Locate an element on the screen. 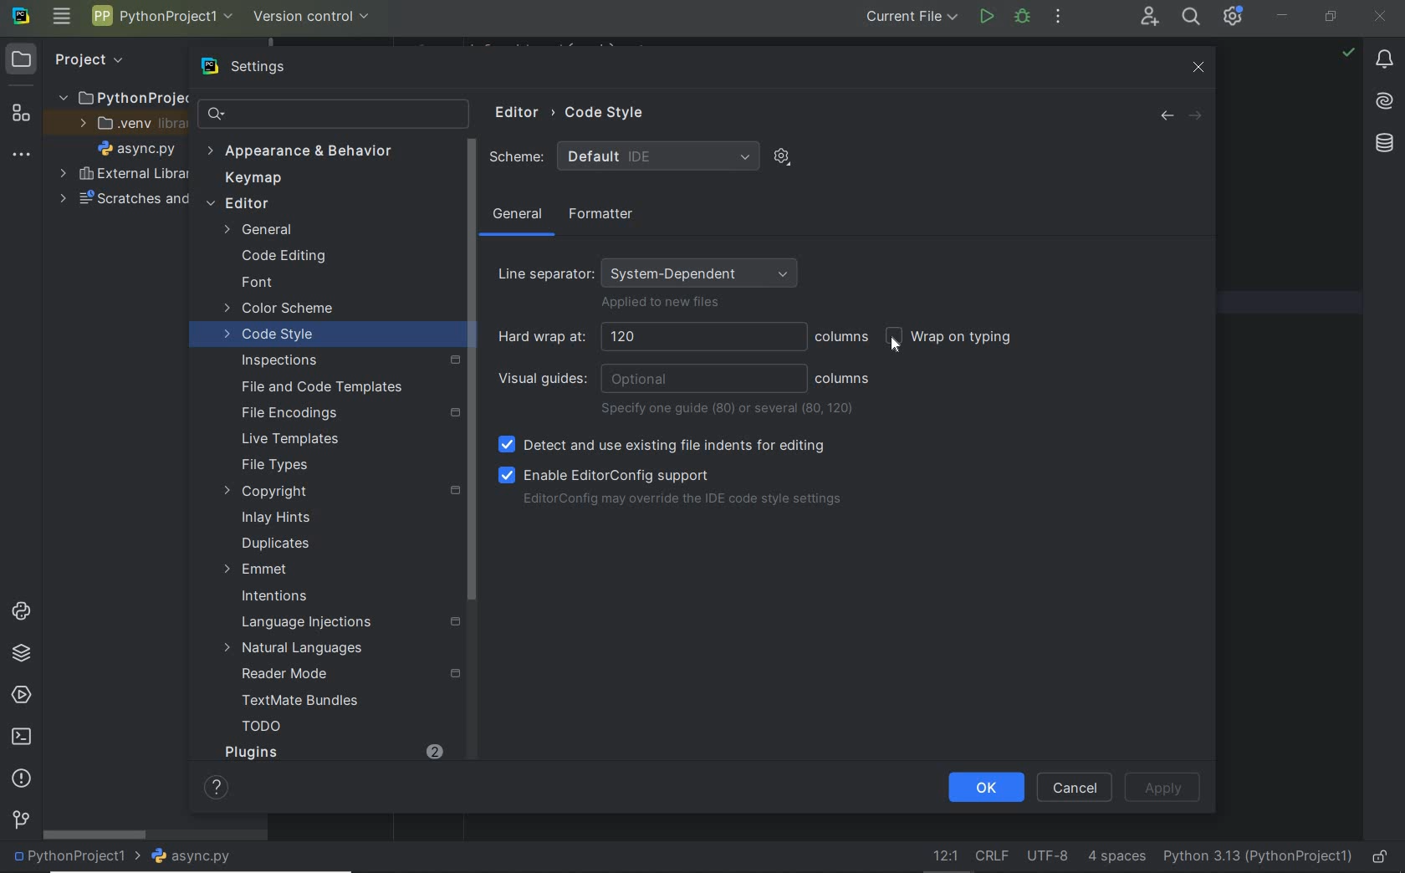  close is located at coordinates (1199, 66).